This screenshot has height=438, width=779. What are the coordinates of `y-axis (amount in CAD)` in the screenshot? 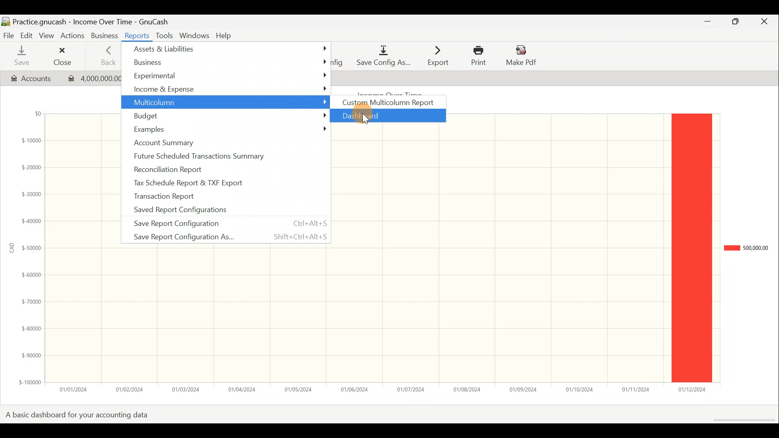 It's located at (26, 249).